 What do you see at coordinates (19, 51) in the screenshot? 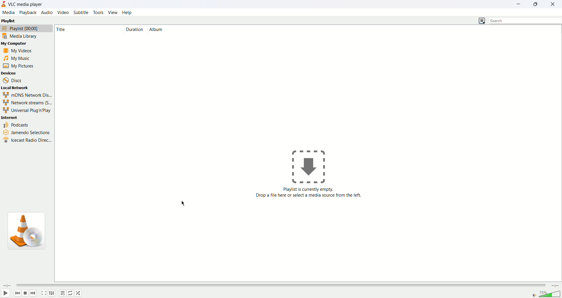
I see `my videos` at bounding box center [19, 51].